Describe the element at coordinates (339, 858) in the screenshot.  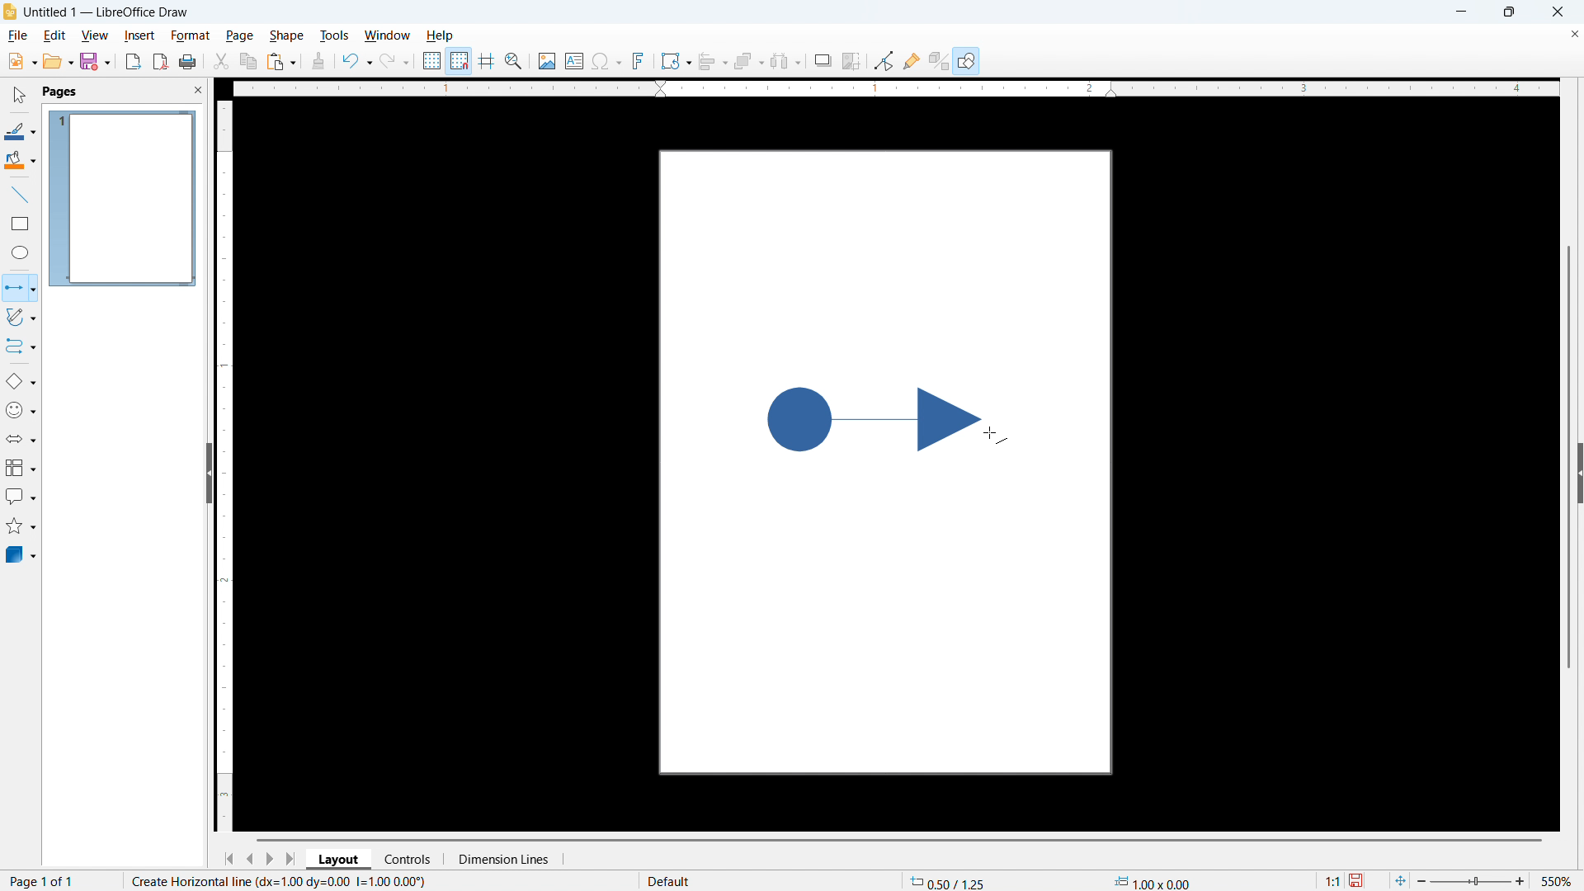
I see `Layout ` at that location.